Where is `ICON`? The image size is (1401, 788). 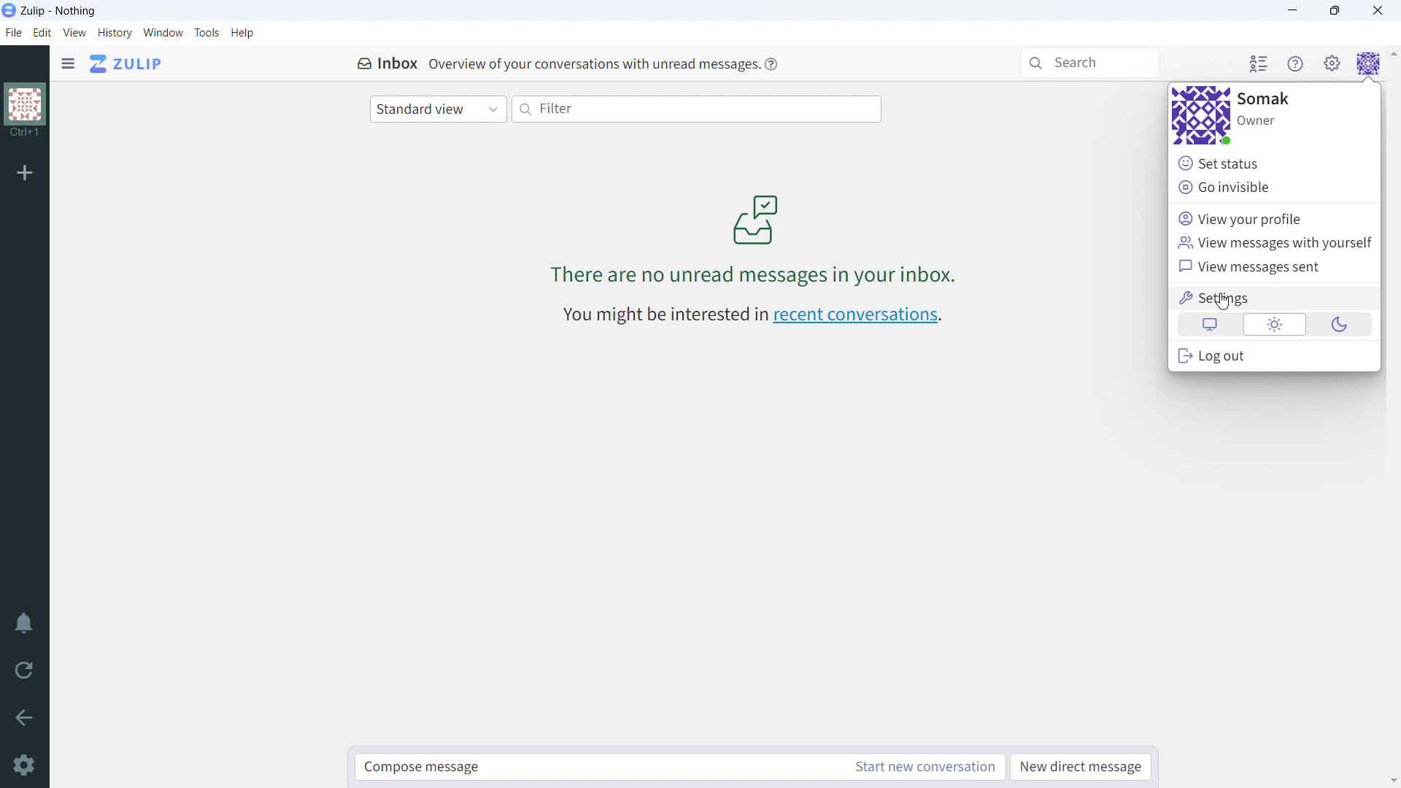
ICON is located at coordinates (753, 218).